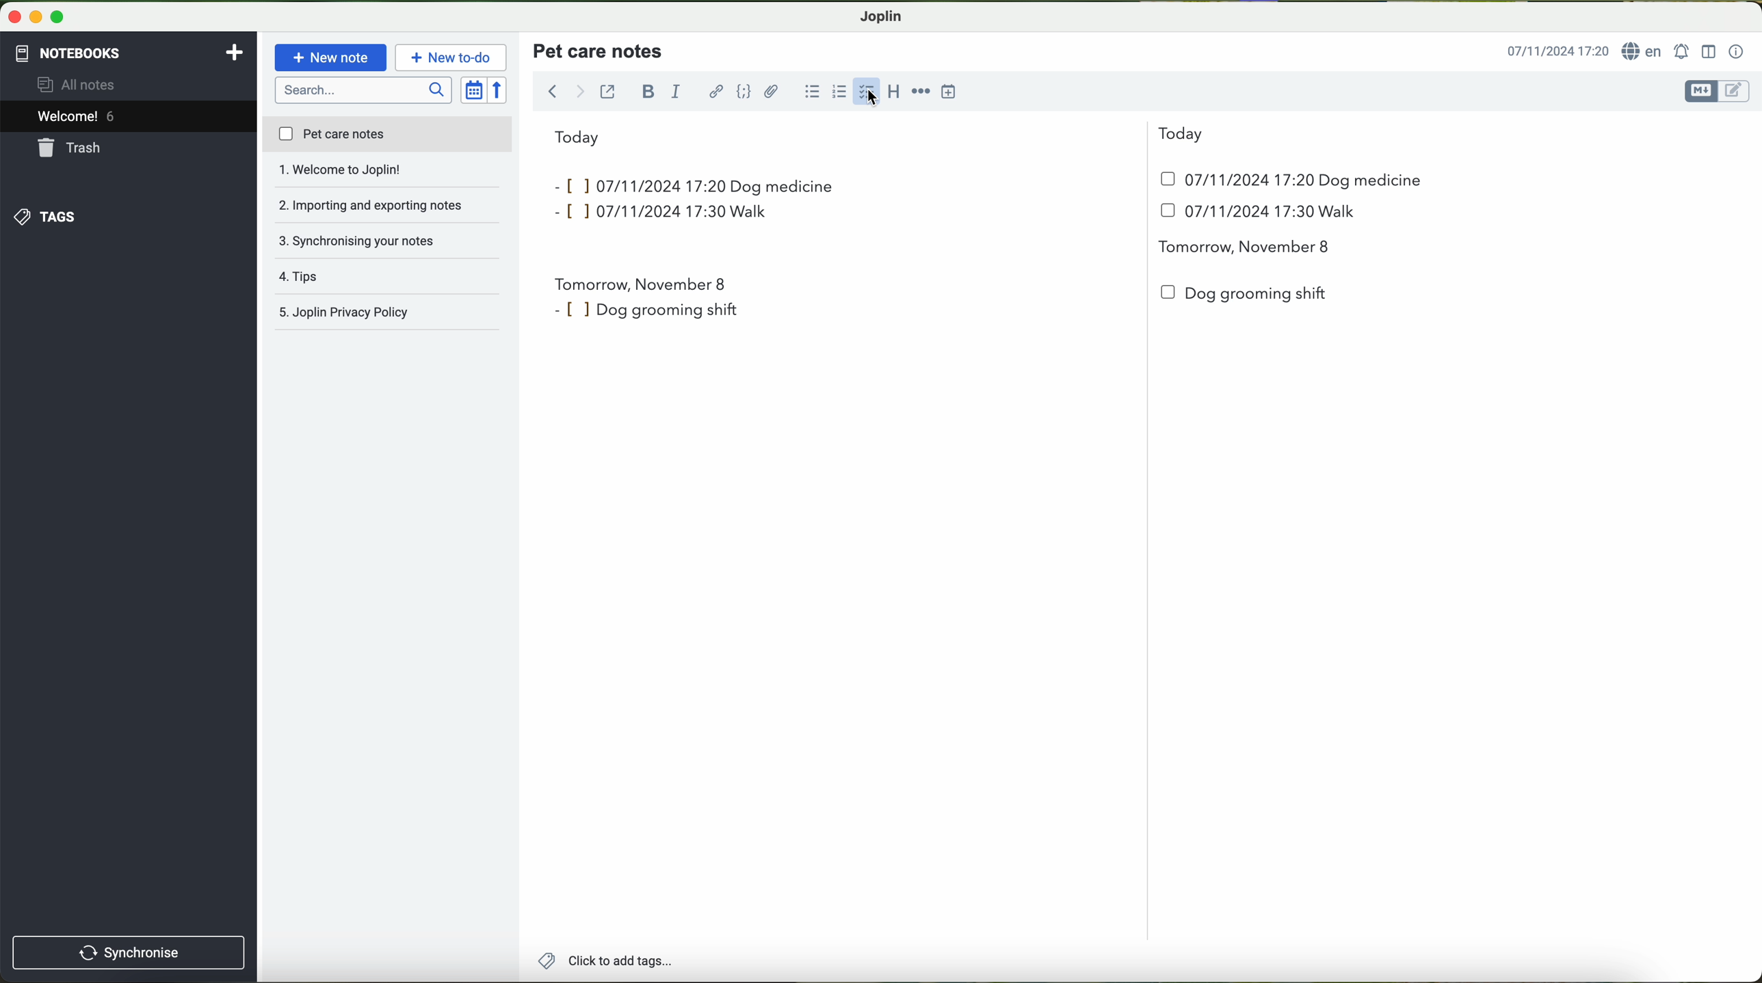 Image resolution: width=1762 pixels, height=983 pixels. I want to click on note properties, so click(1737, 52).